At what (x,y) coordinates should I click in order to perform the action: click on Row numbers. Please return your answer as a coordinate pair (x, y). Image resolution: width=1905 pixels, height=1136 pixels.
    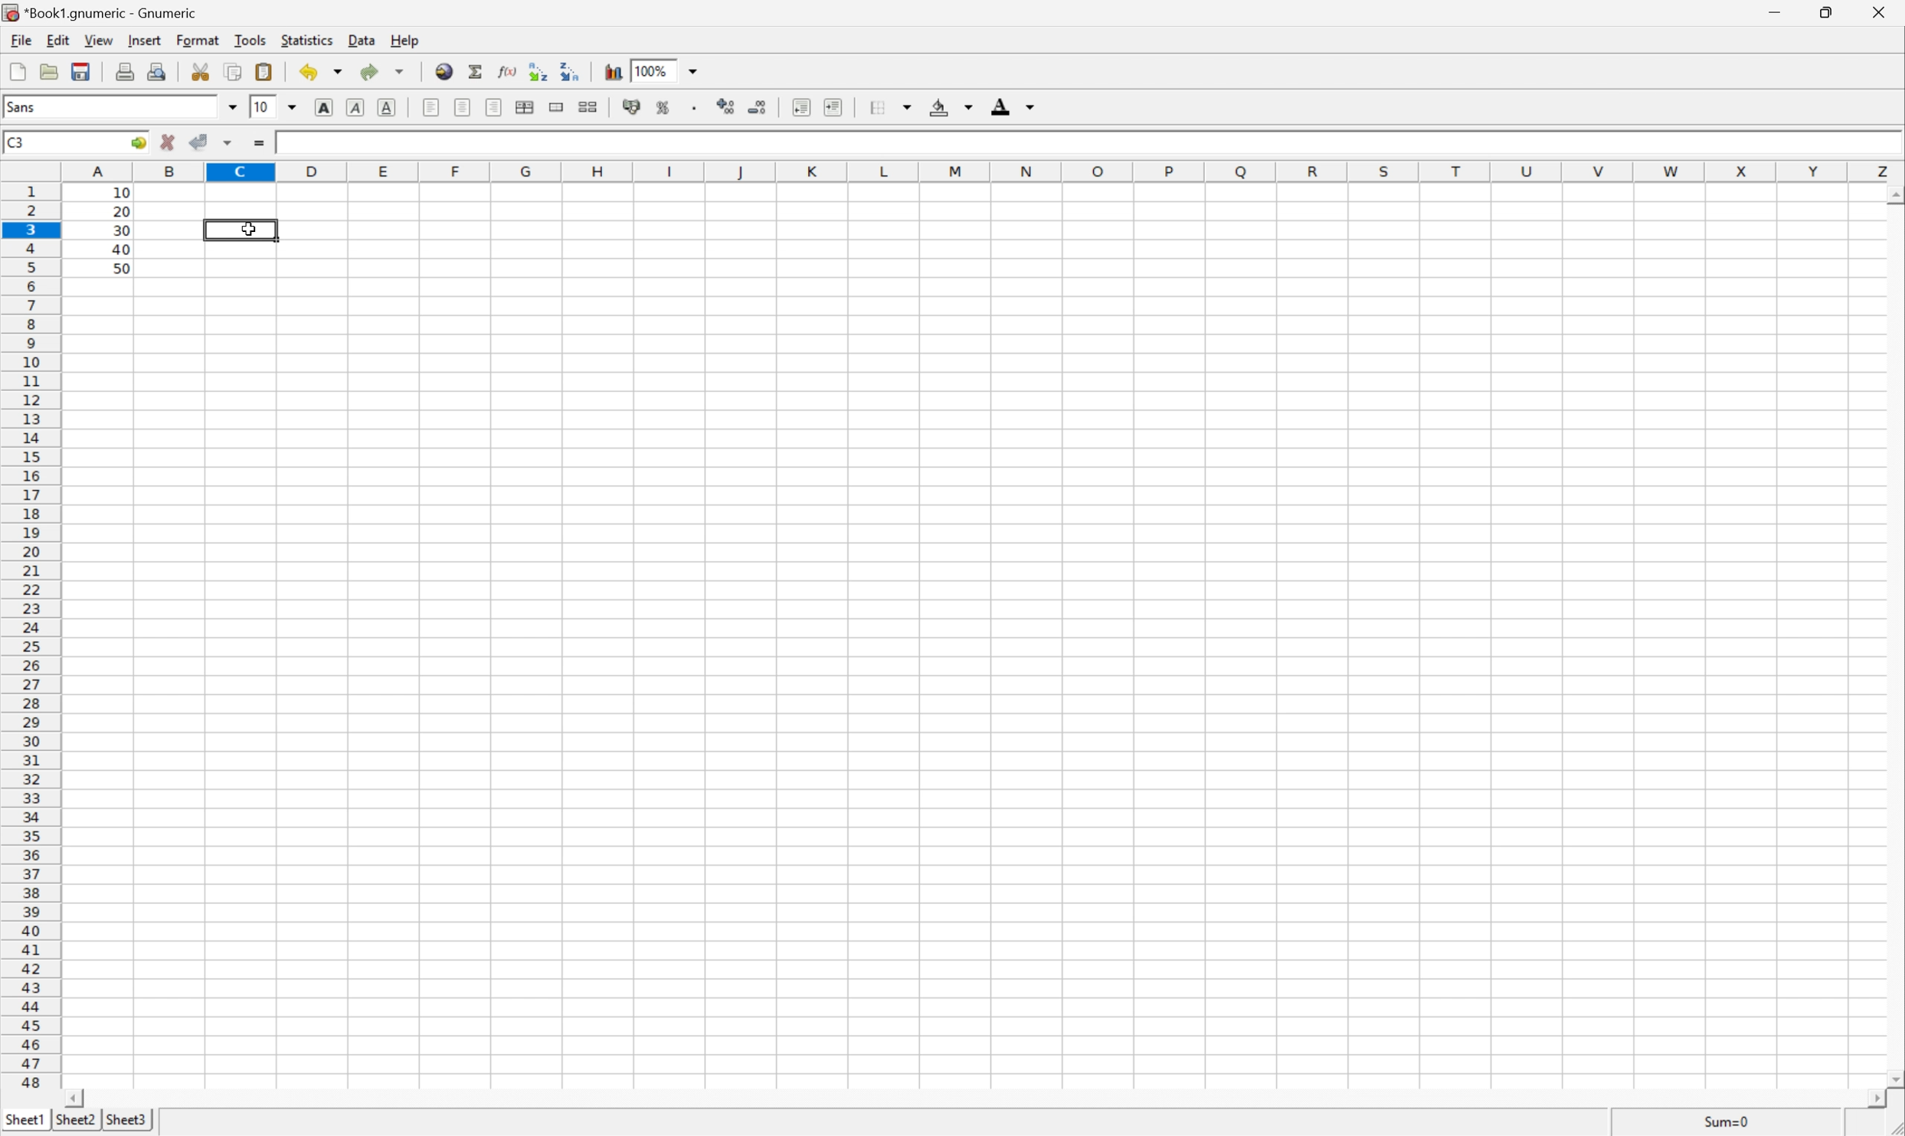
    Looking at the image, I should click on (28, 635).